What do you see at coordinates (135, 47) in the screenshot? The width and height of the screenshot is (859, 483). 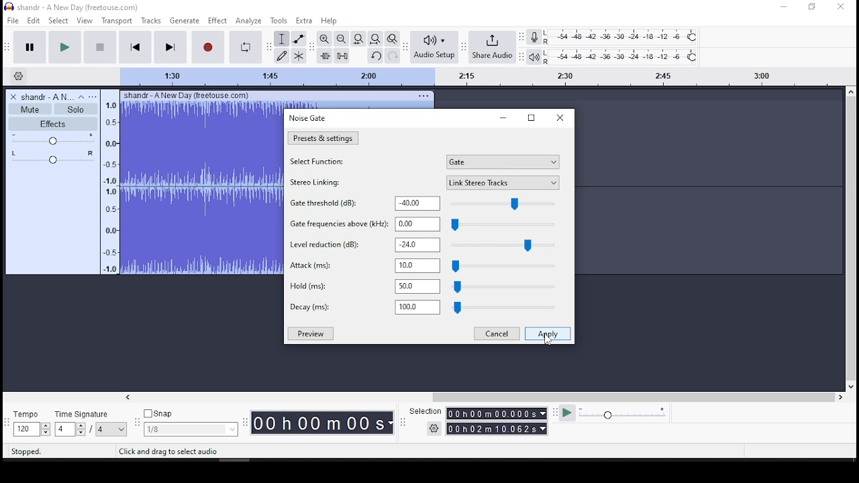 I see `skip to start` at bounding box center [135, 47].